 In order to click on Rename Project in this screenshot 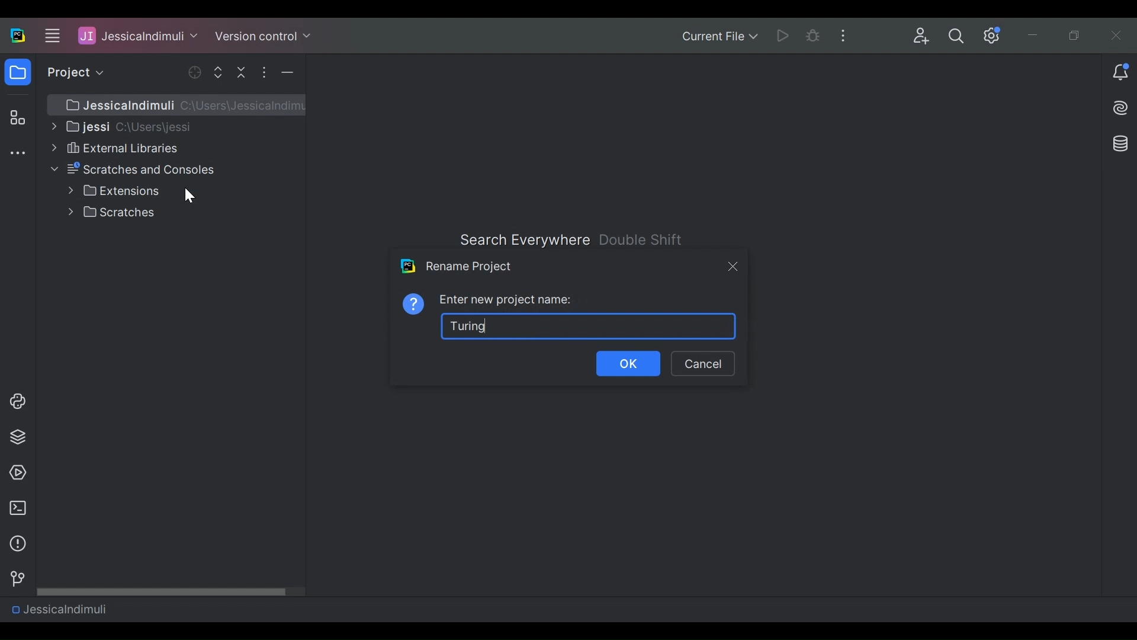, I will do `click(457, 266)`.